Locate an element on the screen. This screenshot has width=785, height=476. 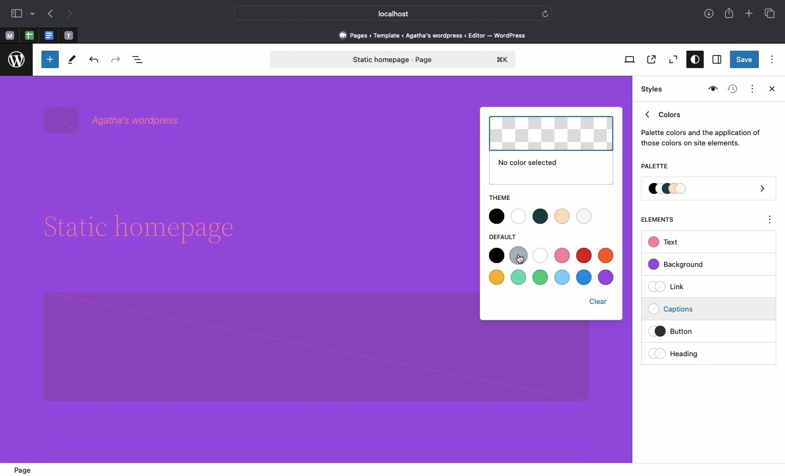
View is located at coordinates (627, 59).